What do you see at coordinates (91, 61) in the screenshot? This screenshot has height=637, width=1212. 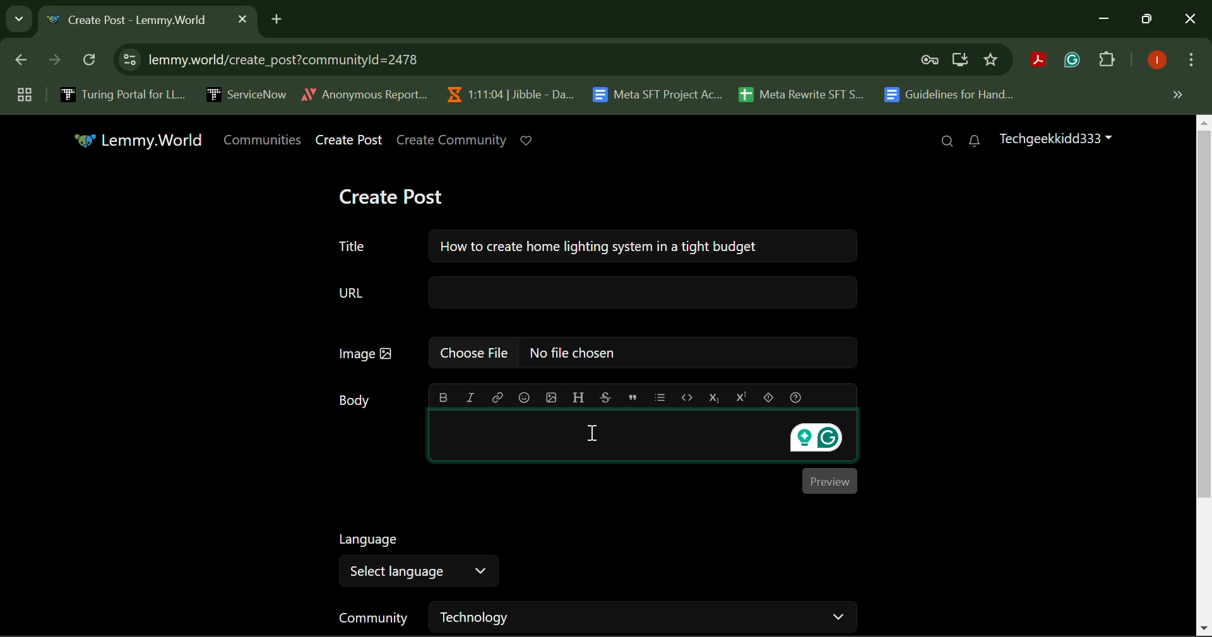 I see `Refresh Page ` at bounding box center [91, 61].